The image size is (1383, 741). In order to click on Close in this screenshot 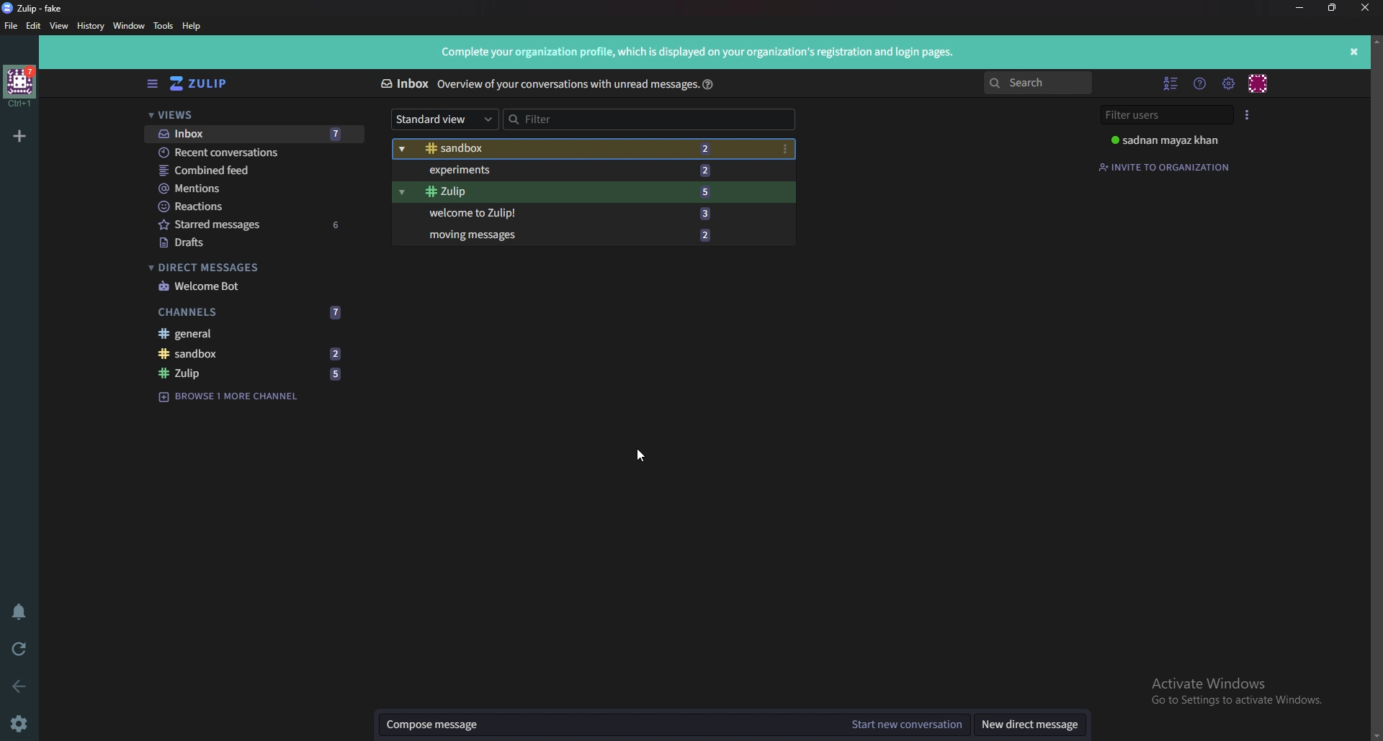, I will do `click(1364, 7)`.